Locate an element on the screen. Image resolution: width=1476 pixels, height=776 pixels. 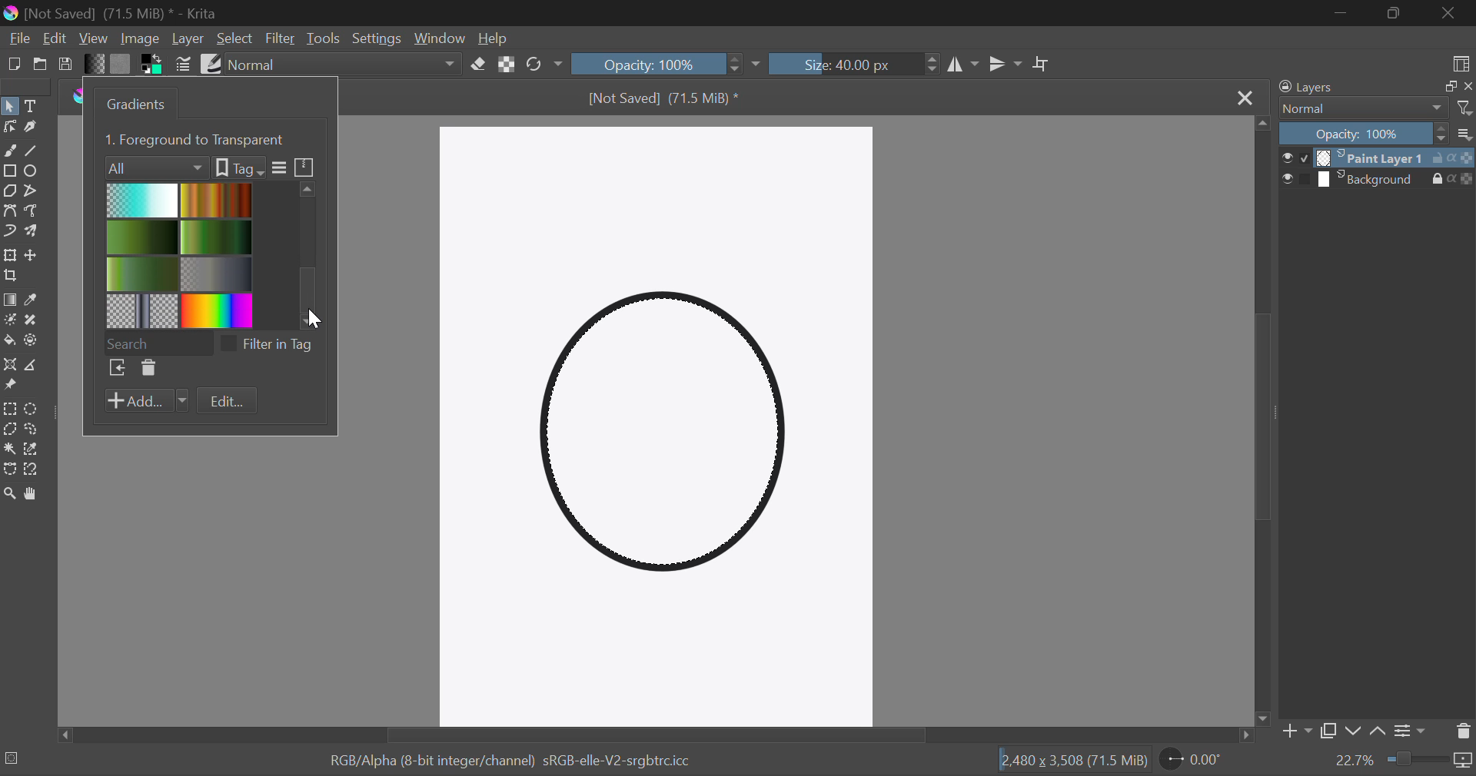
Line is located at coordinates (33, 151).